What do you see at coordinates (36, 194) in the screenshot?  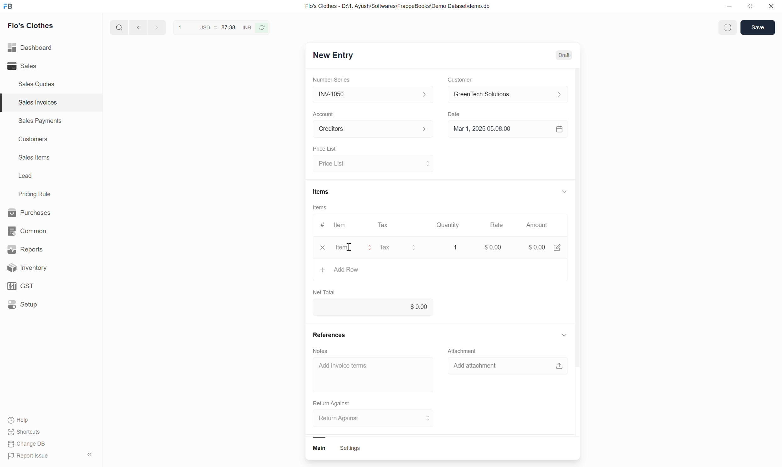 I see `Pricing Rule` at bounding box center [36, 194].